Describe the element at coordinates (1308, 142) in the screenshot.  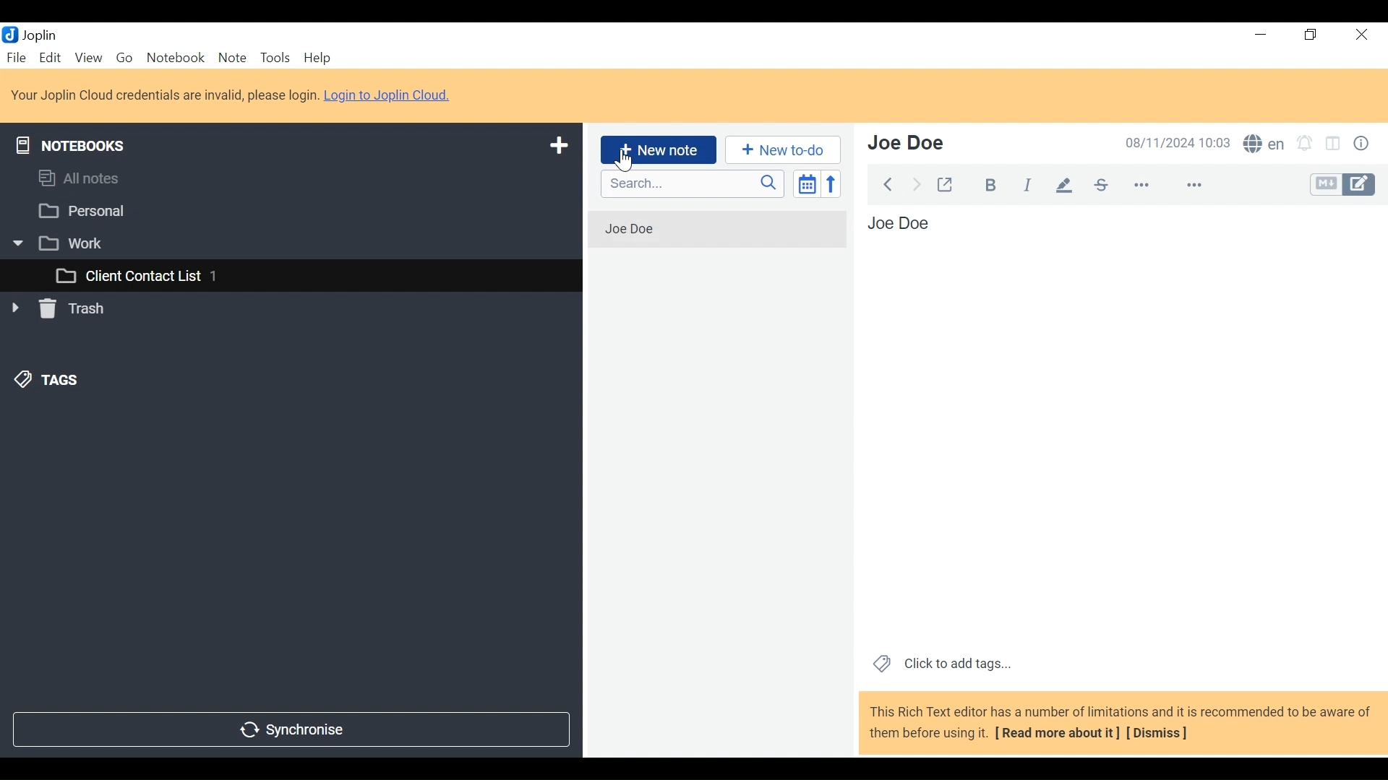
I see `Notifications` at that location.